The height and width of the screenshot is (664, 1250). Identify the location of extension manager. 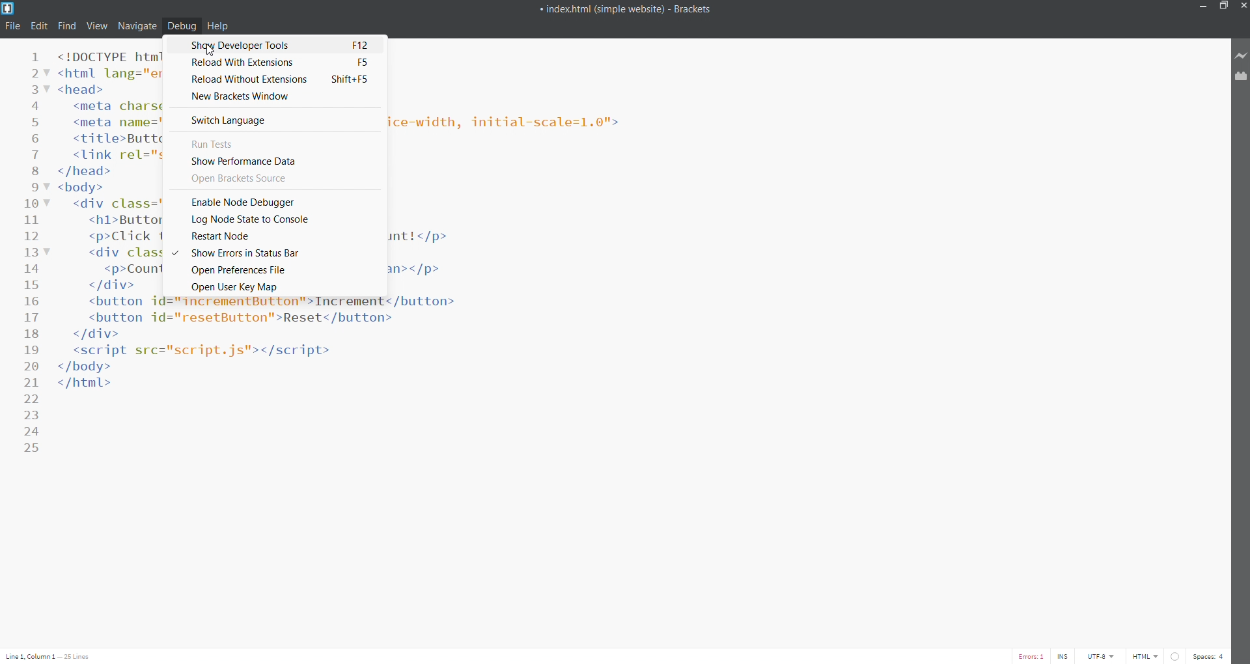
(1240, 81).